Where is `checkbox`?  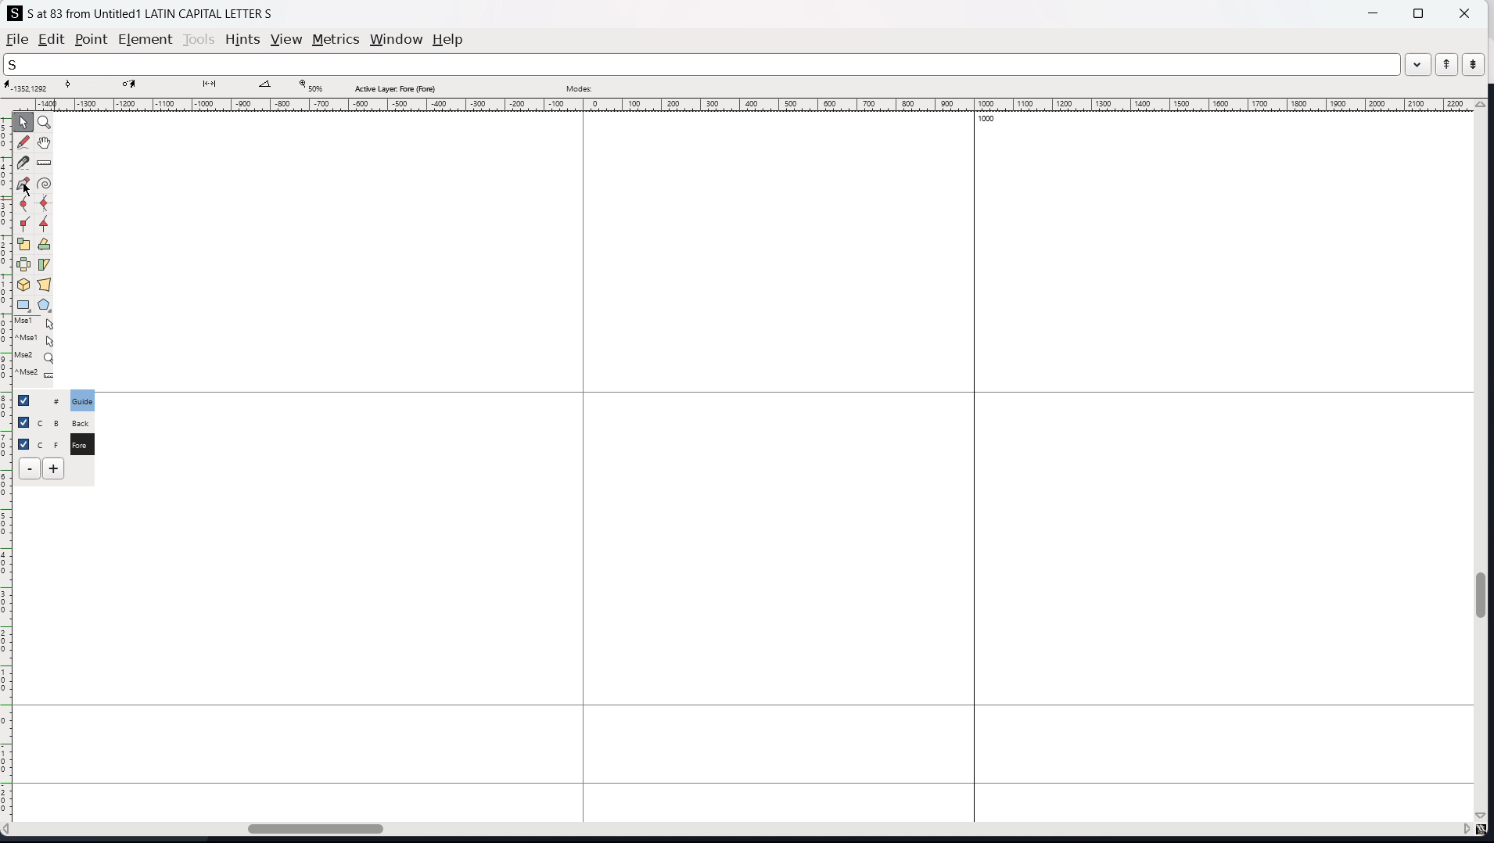
checkbox is located at coordinates (23, 421).